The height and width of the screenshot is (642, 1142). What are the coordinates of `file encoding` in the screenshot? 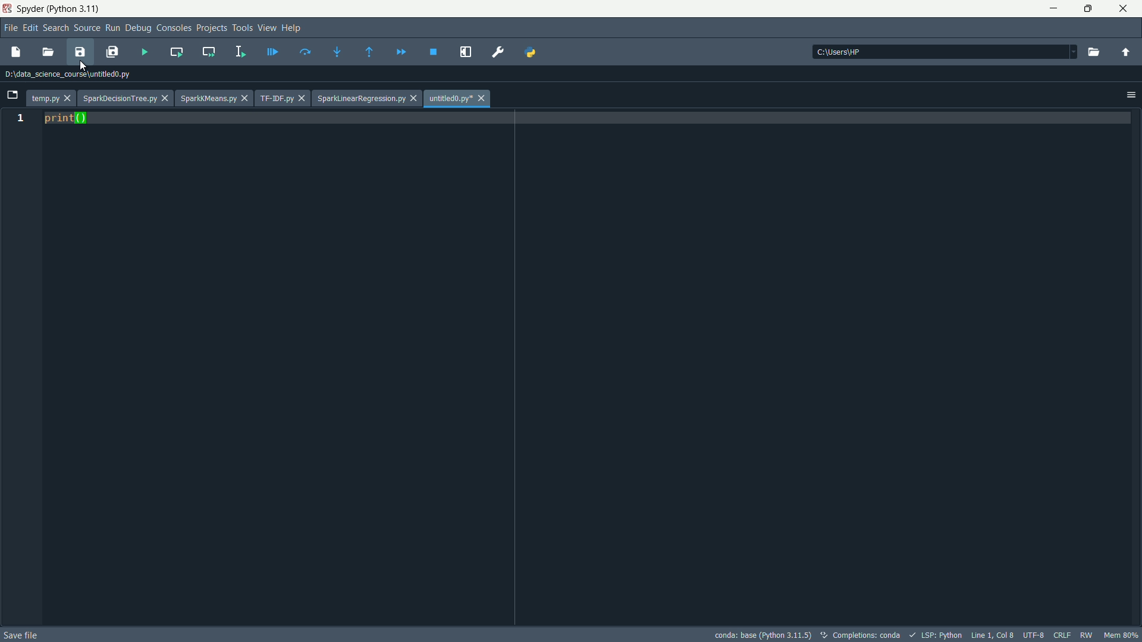 It's located at (1034, 635).